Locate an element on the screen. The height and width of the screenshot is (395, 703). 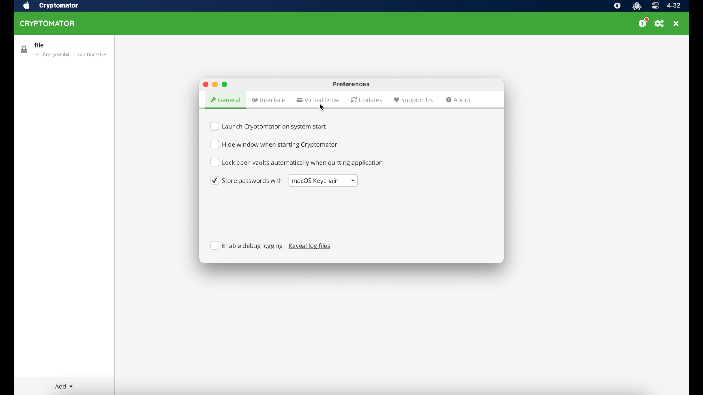
enable debug logging is located at coordinates (246, 245).